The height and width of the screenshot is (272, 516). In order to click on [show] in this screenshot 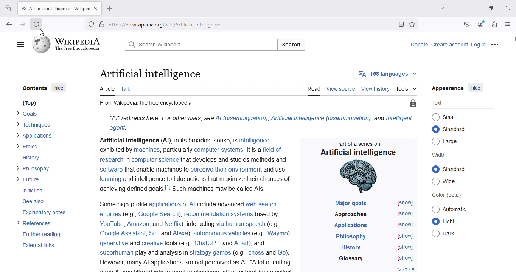, I will do `click(404, 202)`.